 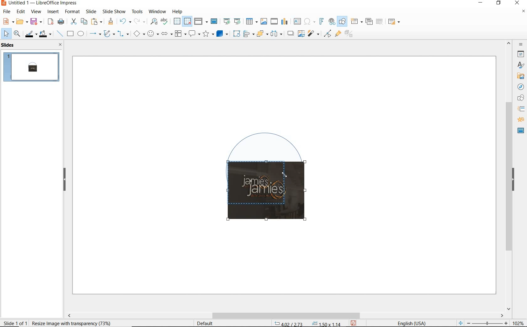 What do you see at coordinates (46, 34) in the screenshot?
I see `fill color` at bounding box center [46, 34].